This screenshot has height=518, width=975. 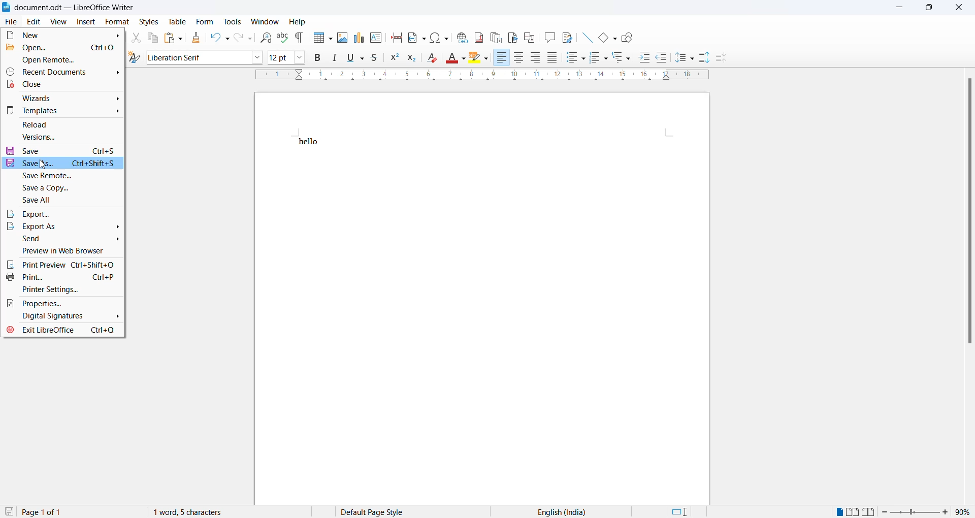 What do you see at coordinates (117, 22) in the screenshot?
I see `Format` at bounding box center [117, 22].